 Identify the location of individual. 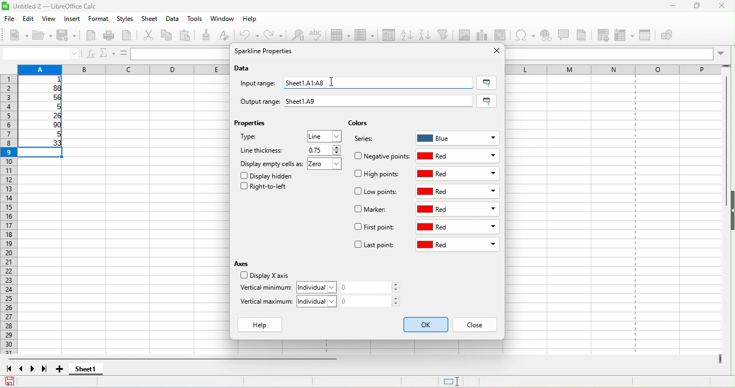
(319, 286).